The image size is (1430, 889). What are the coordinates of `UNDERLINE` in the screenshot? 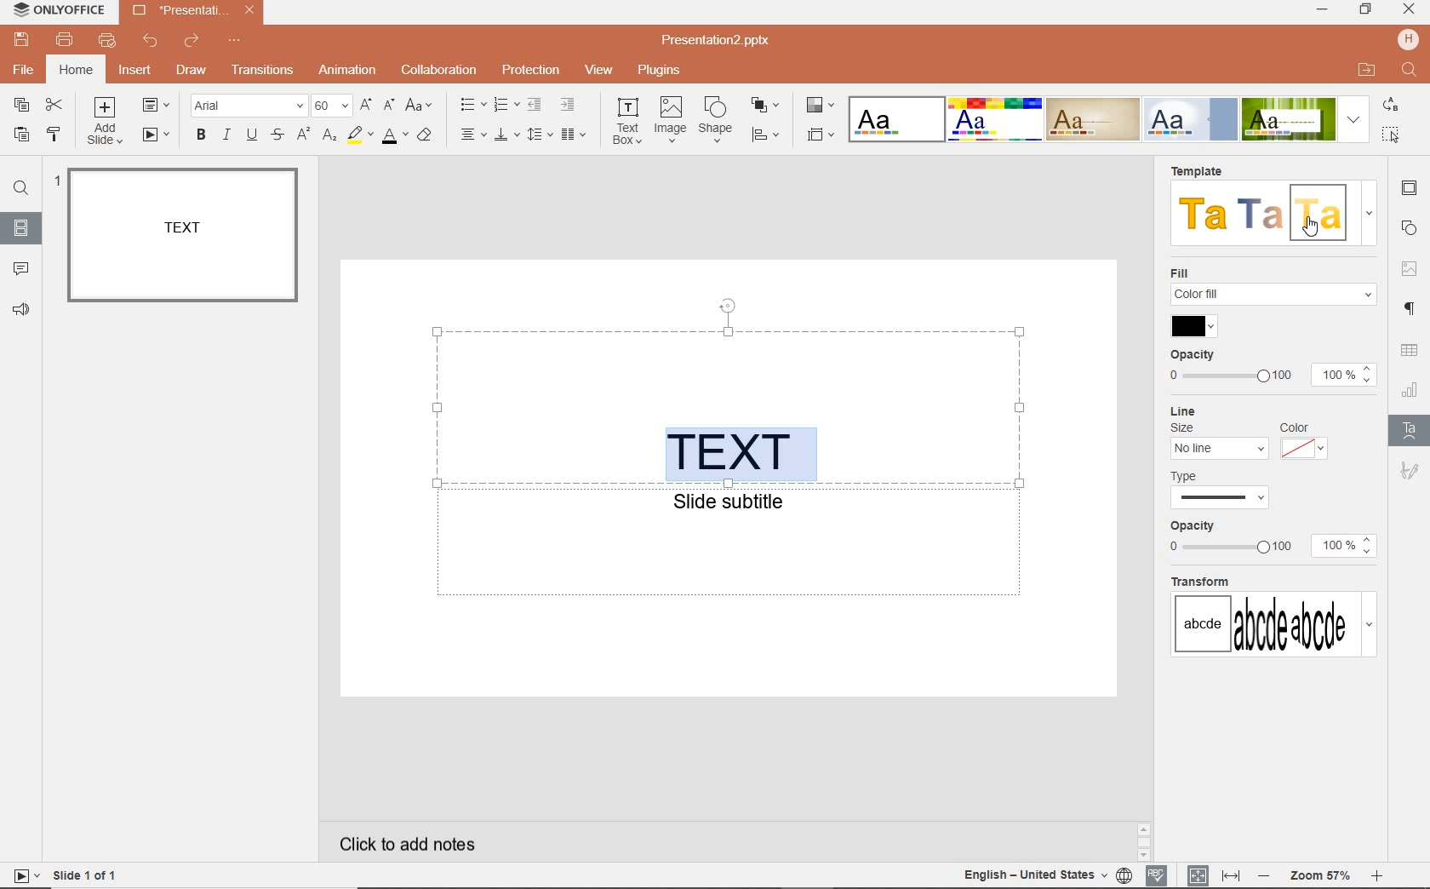 It's located at (252, 135).